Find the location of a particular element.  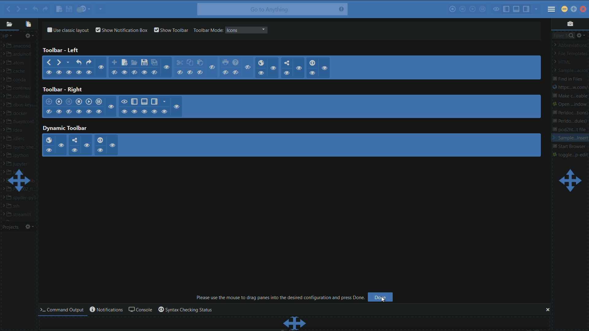

use classic layout is located at coordinates (67, 29).